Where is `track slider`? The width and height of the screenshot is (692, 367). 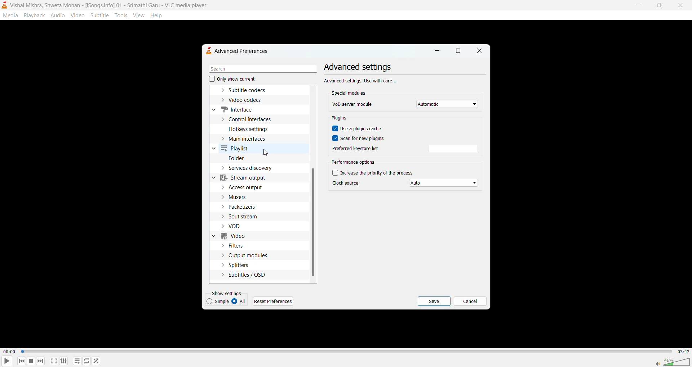 track slider is located at coordinates (345, 352).